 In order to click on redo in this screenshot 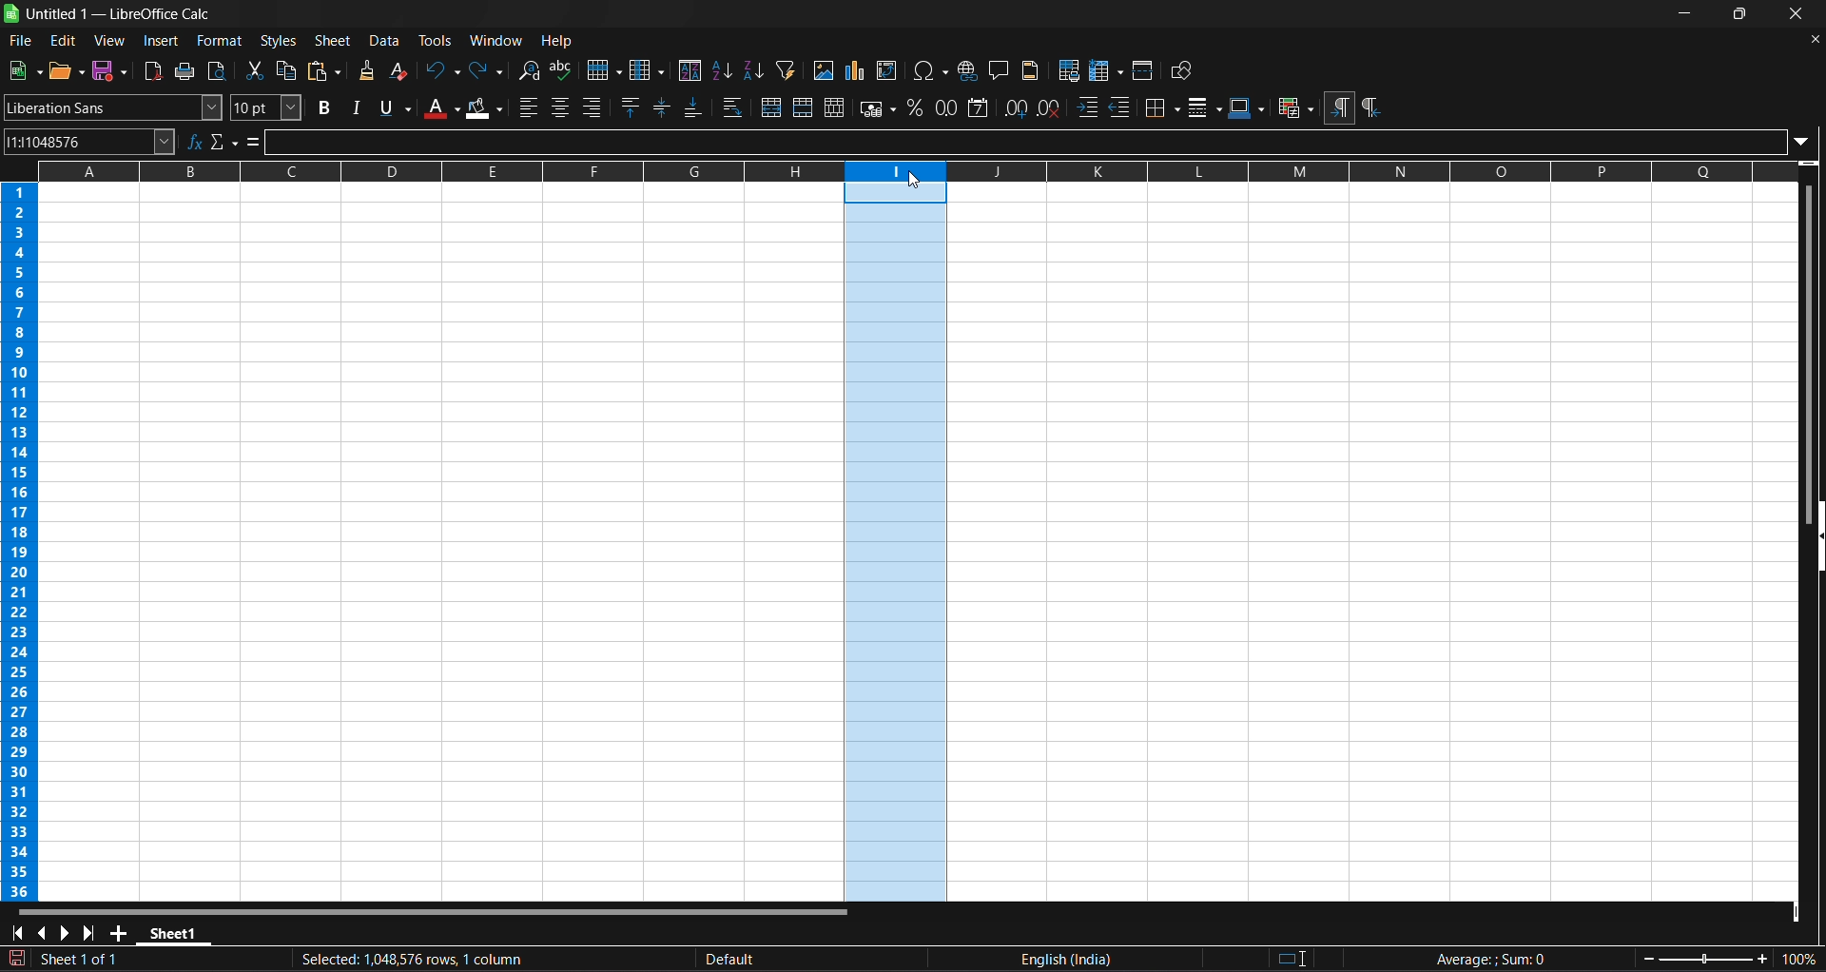, I will do `click(486, 70)`.